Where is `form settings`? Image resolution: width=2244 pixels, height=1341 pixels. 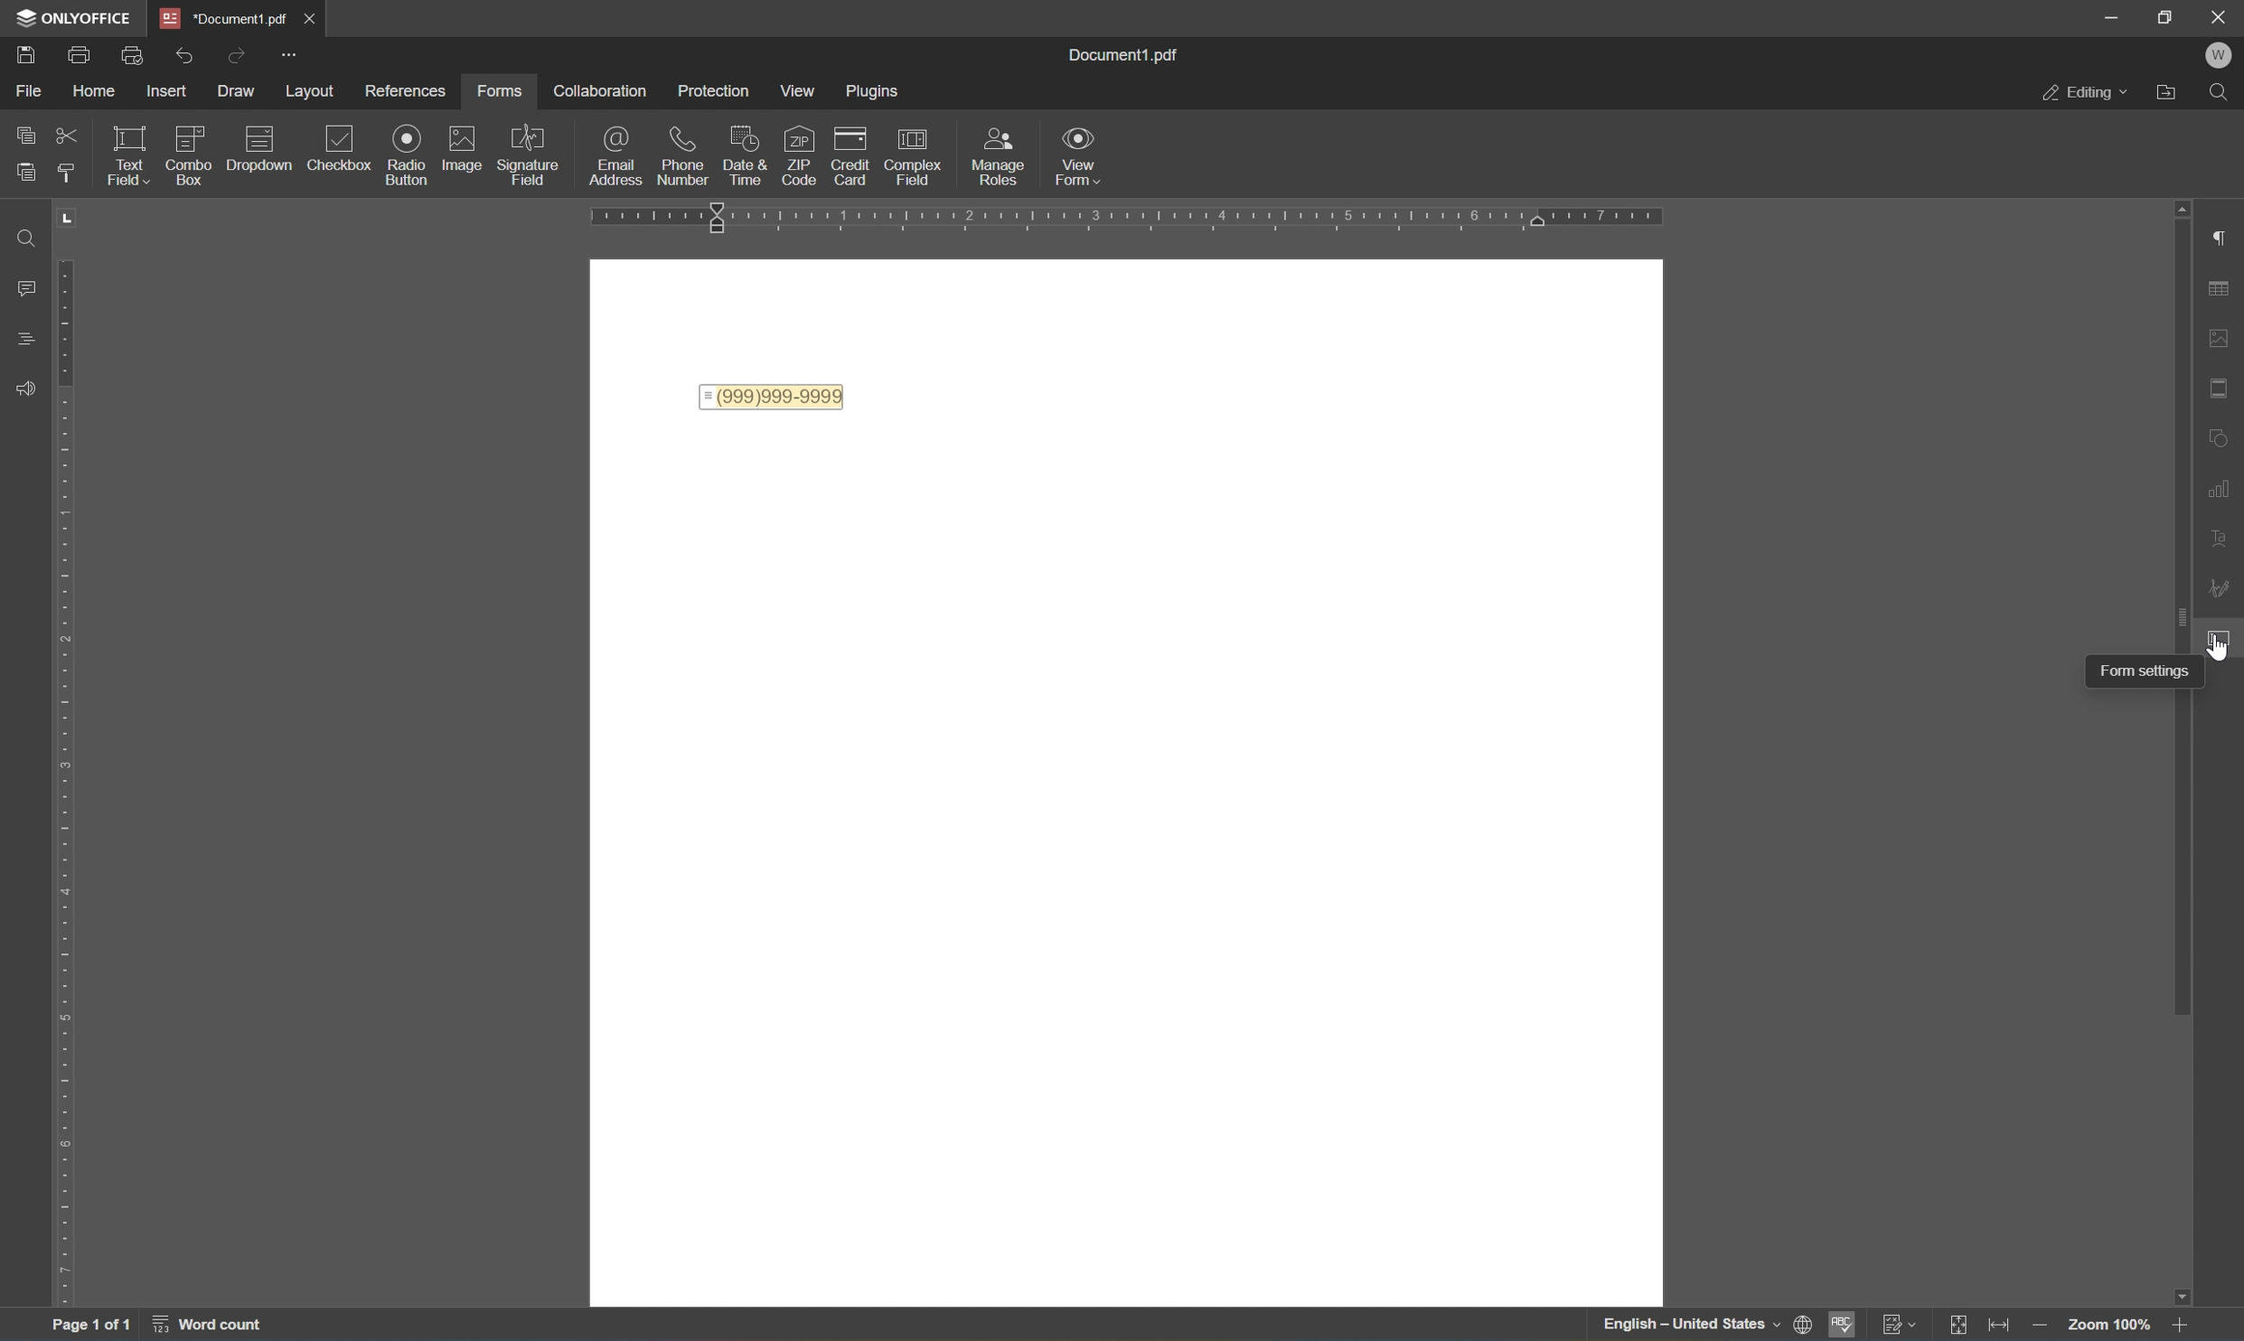
form settings is located at coordinates (2146, 670).